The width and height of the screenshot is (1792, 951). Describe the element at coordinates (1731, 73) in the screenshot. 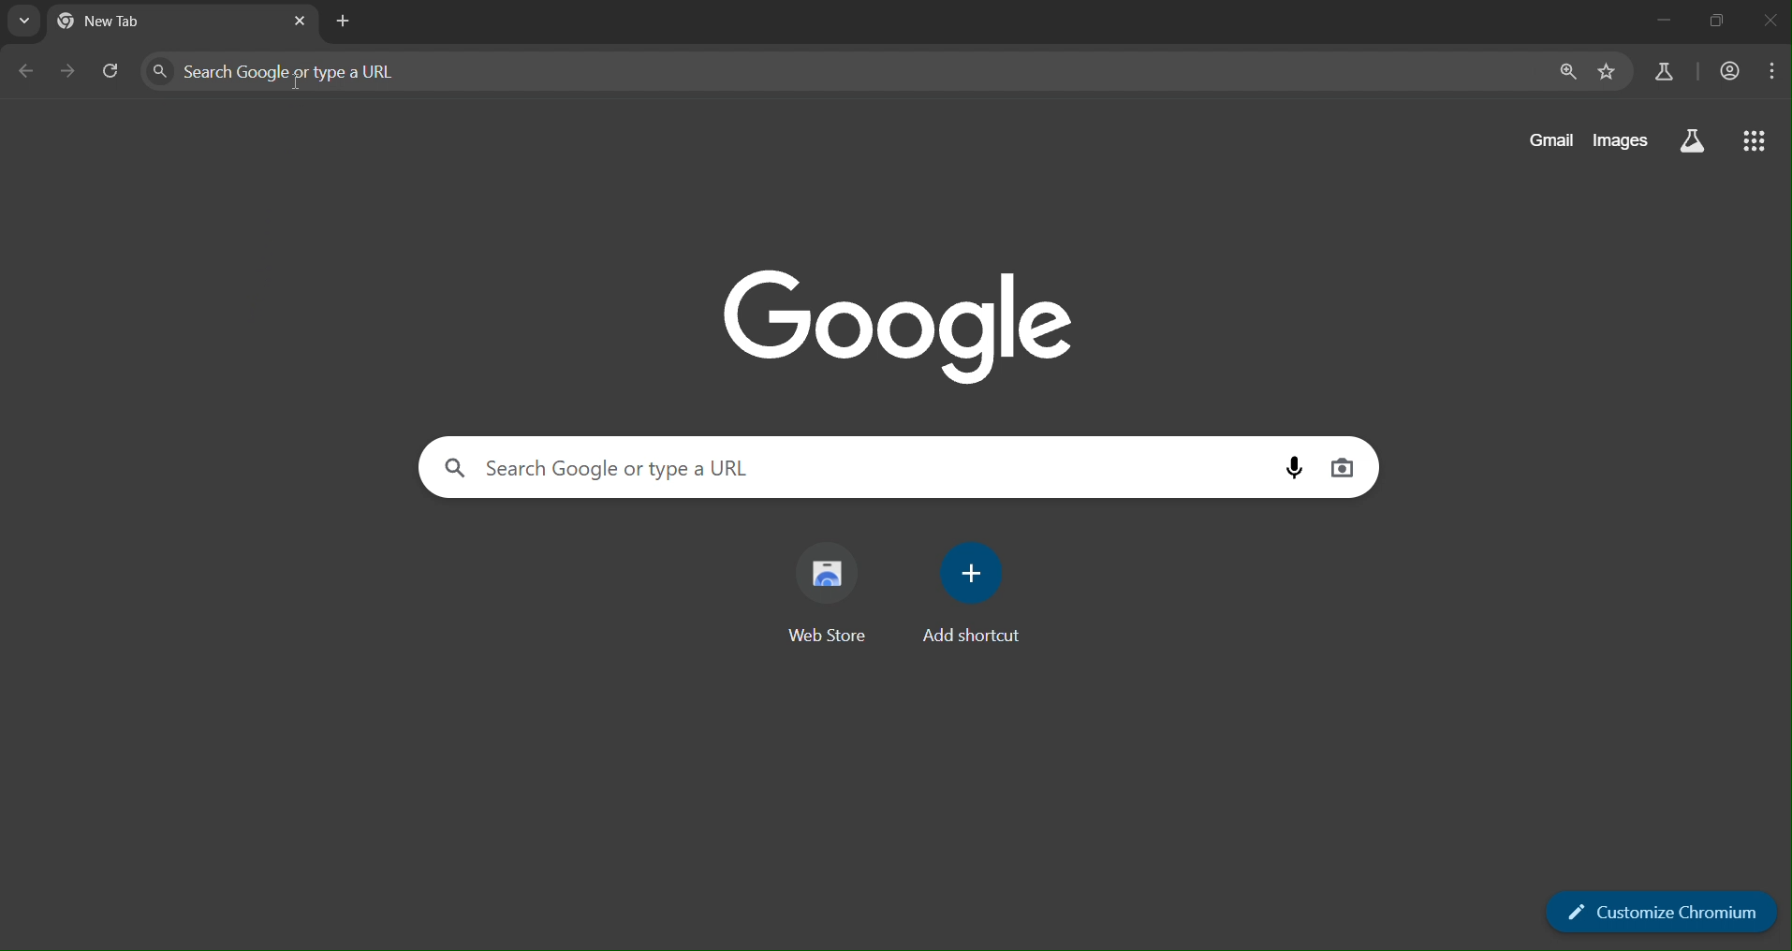

I see `account` at that location.